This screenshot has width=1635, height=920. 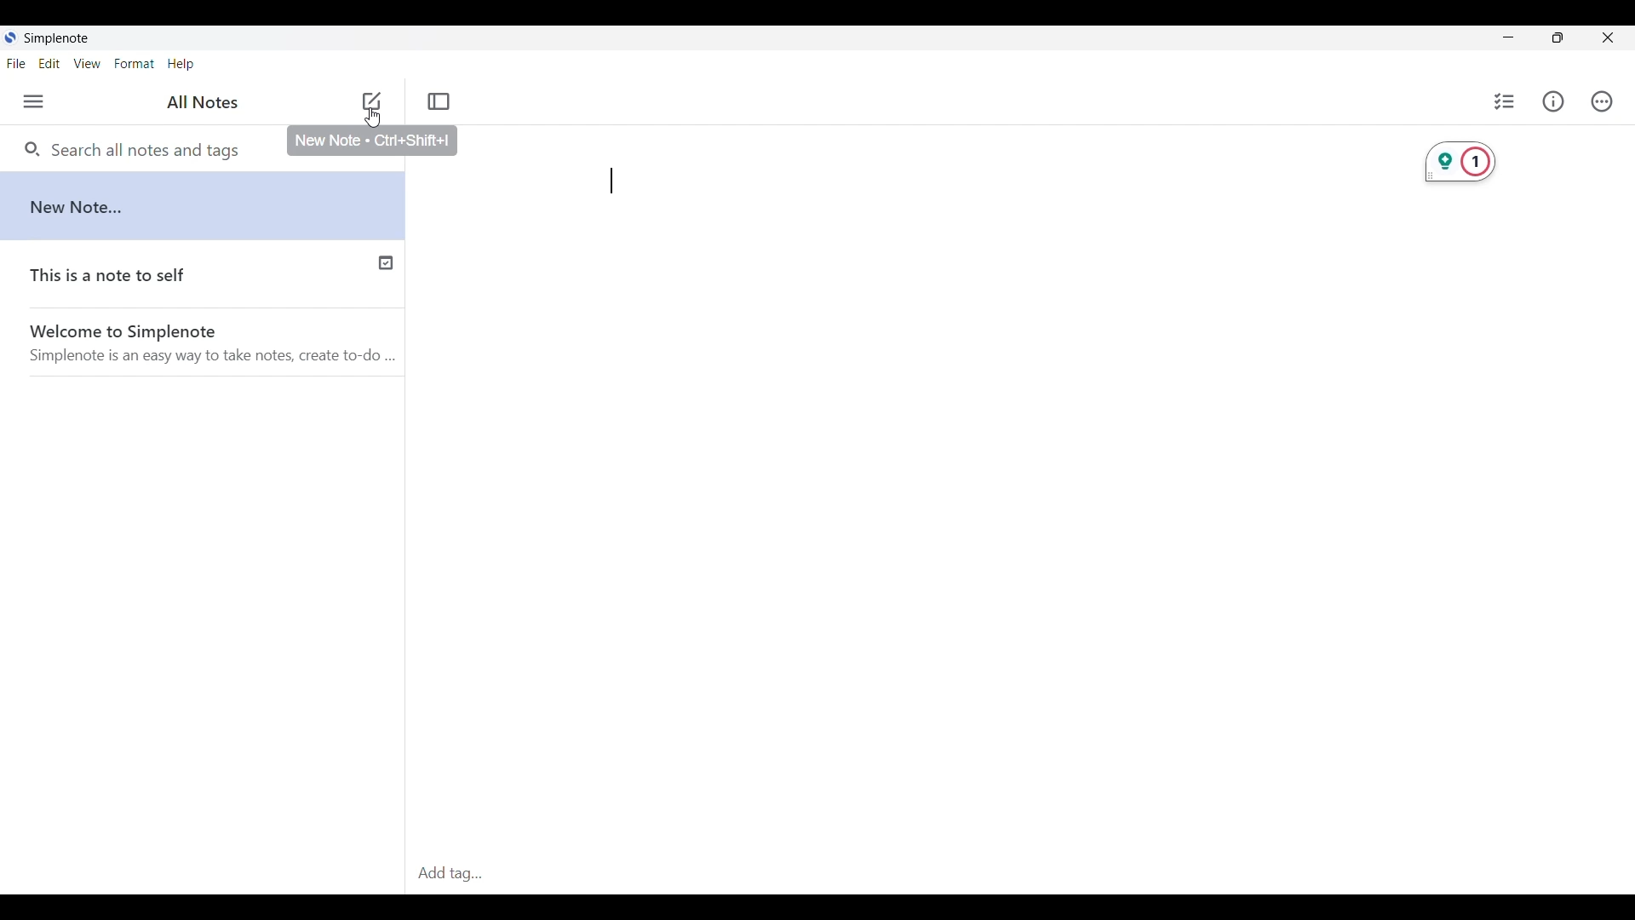 I want to click on Click to add note, so click(x=372, y=101).